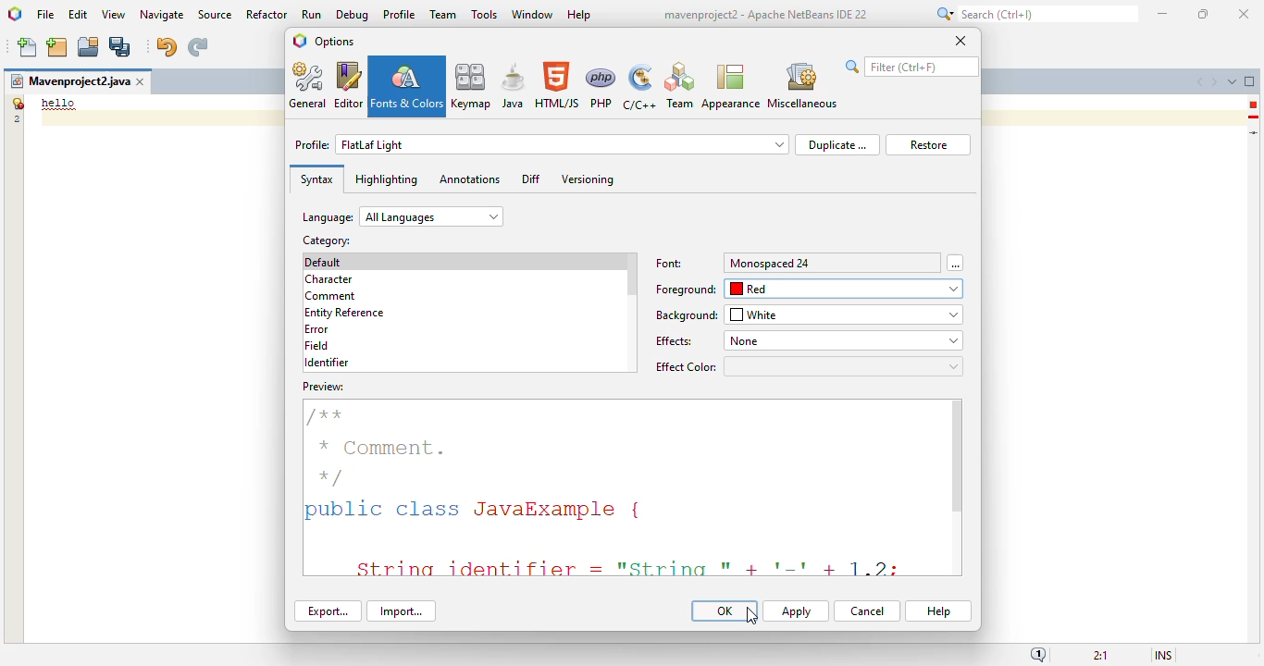 The width and height of the screenshot is (1264, 666). I want to click on title, so click(764, 15).